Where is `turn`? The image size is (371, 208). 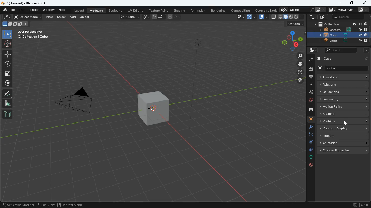
turn is located at coordinates (309, 143).